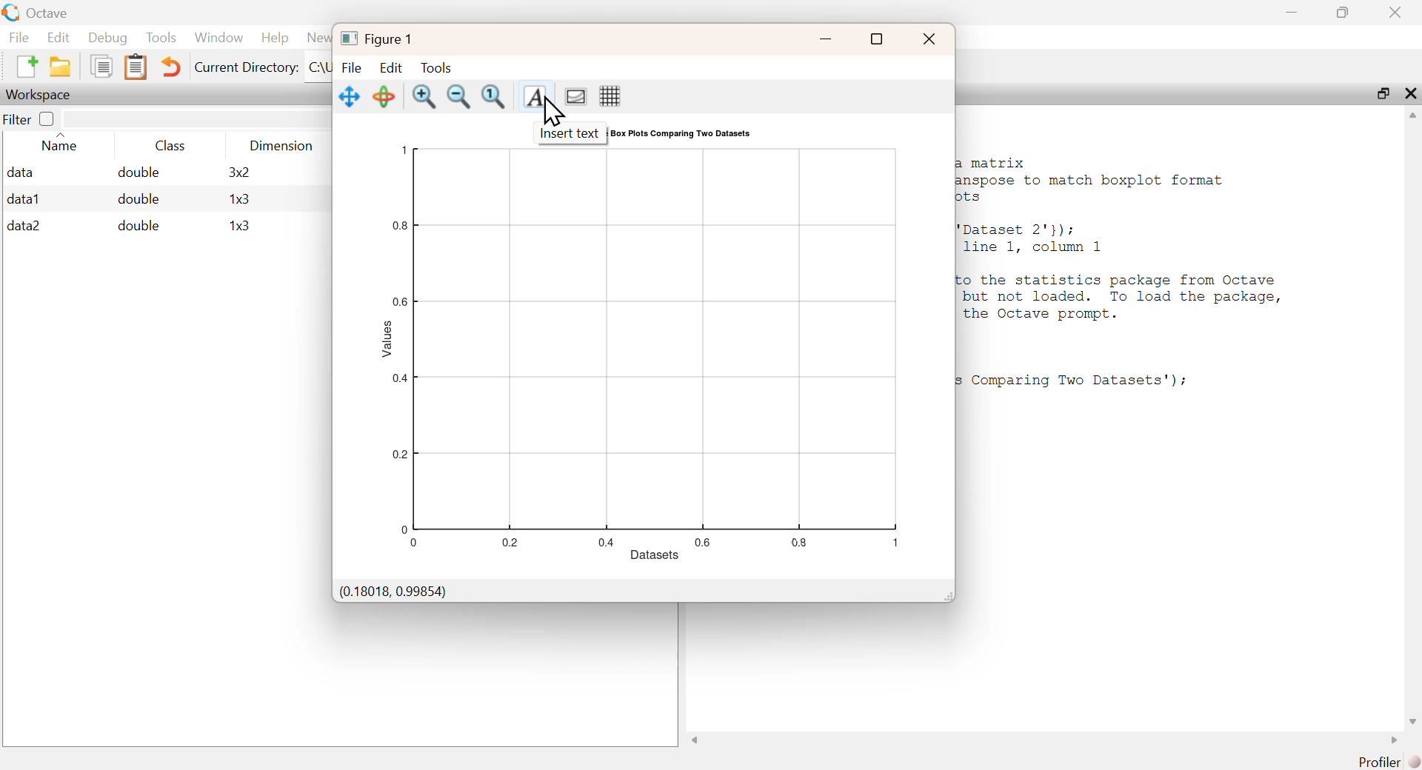  Describe the element at coordinates (611, 96) in the screenshot. I see `Grid` at that location.